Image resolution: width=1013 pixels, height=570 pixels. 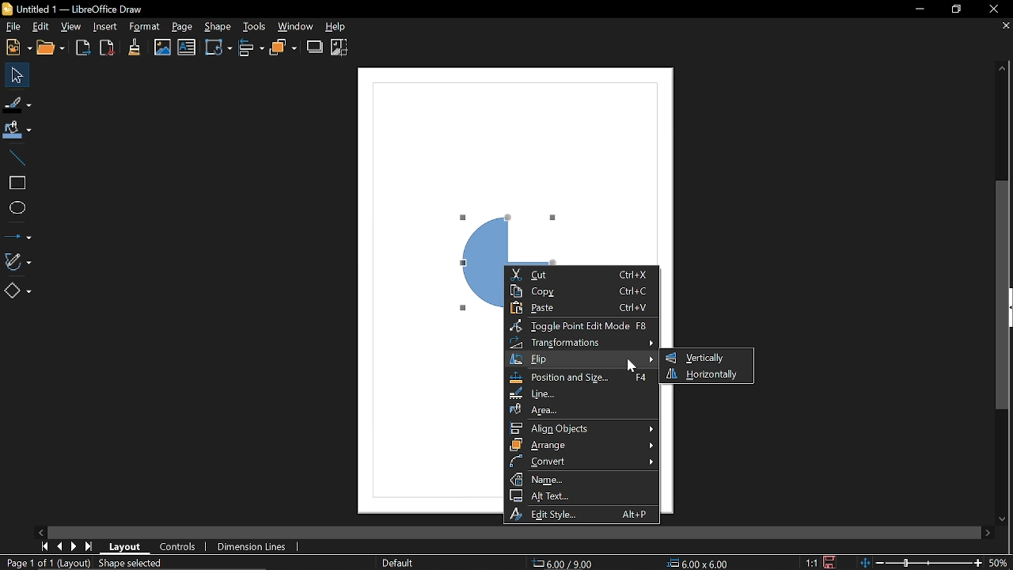 I want to click on Transformation, so click(x=580, y=343).